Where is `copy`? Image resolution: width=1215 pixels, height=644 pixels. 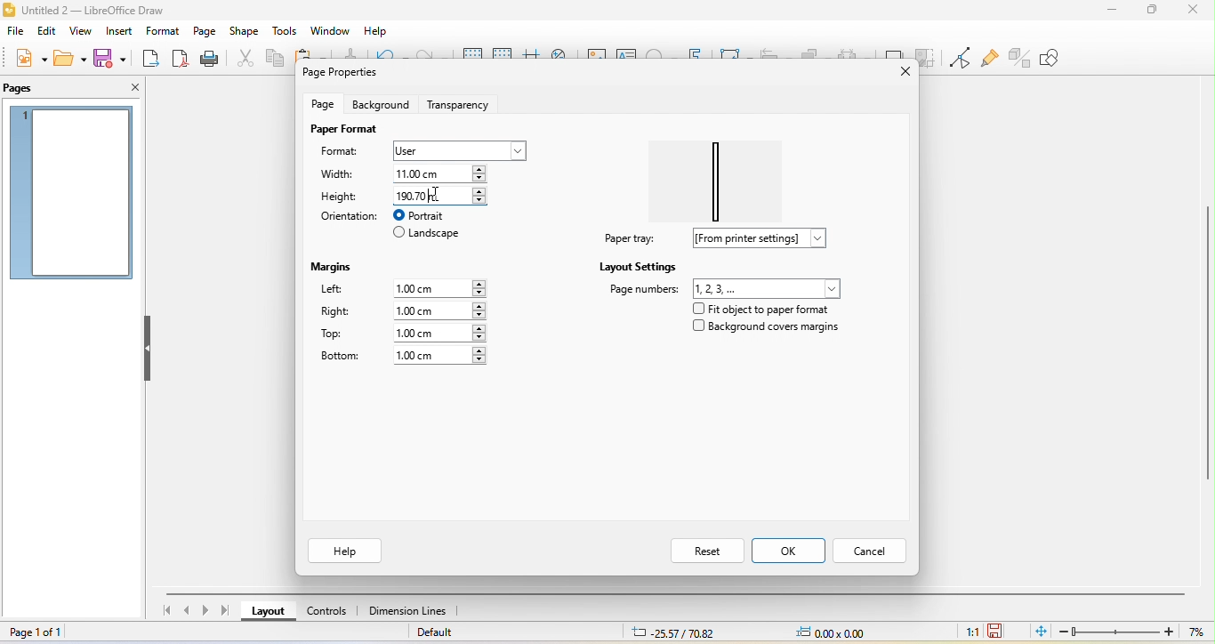 copy is located at coordinates (274, 60).